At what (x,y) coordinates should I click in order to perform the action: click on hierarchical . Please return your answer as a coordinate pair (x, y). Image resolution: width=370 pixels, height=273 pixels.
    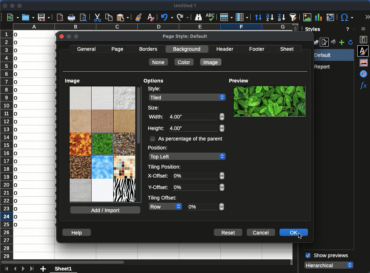
    Looking at the image, I should click on (330, 265).